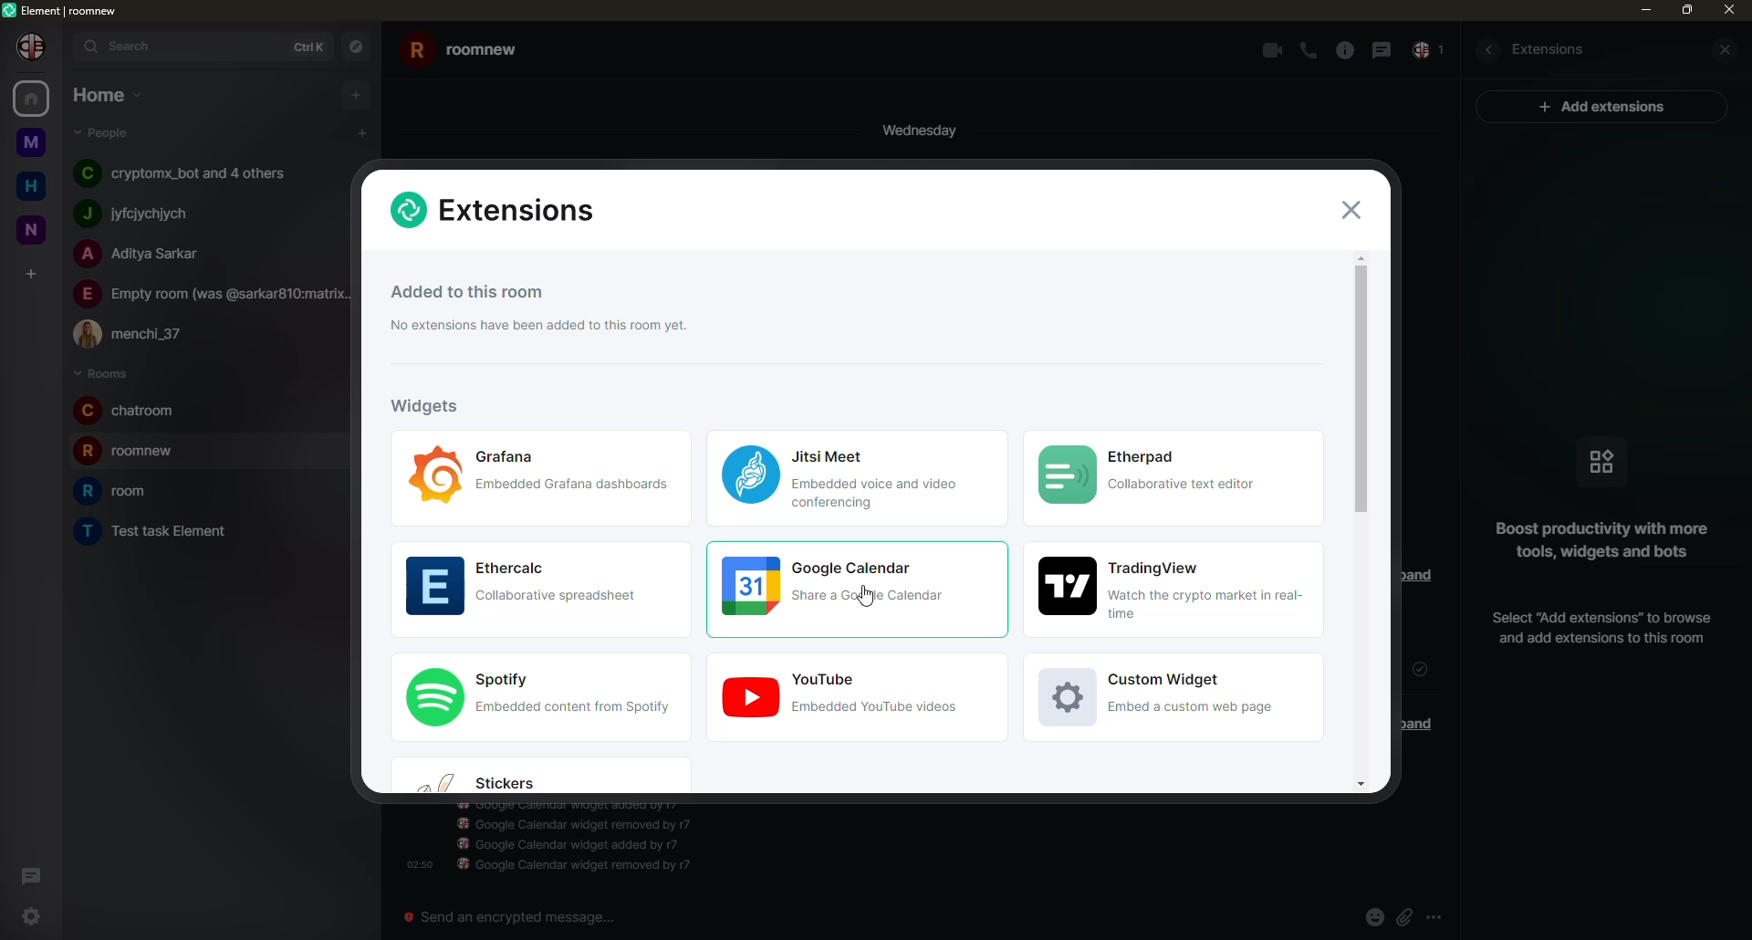  What do you see at coordinates (869, 603) in the screenshot?
I see `cursor` at bounding box center [869, 603].